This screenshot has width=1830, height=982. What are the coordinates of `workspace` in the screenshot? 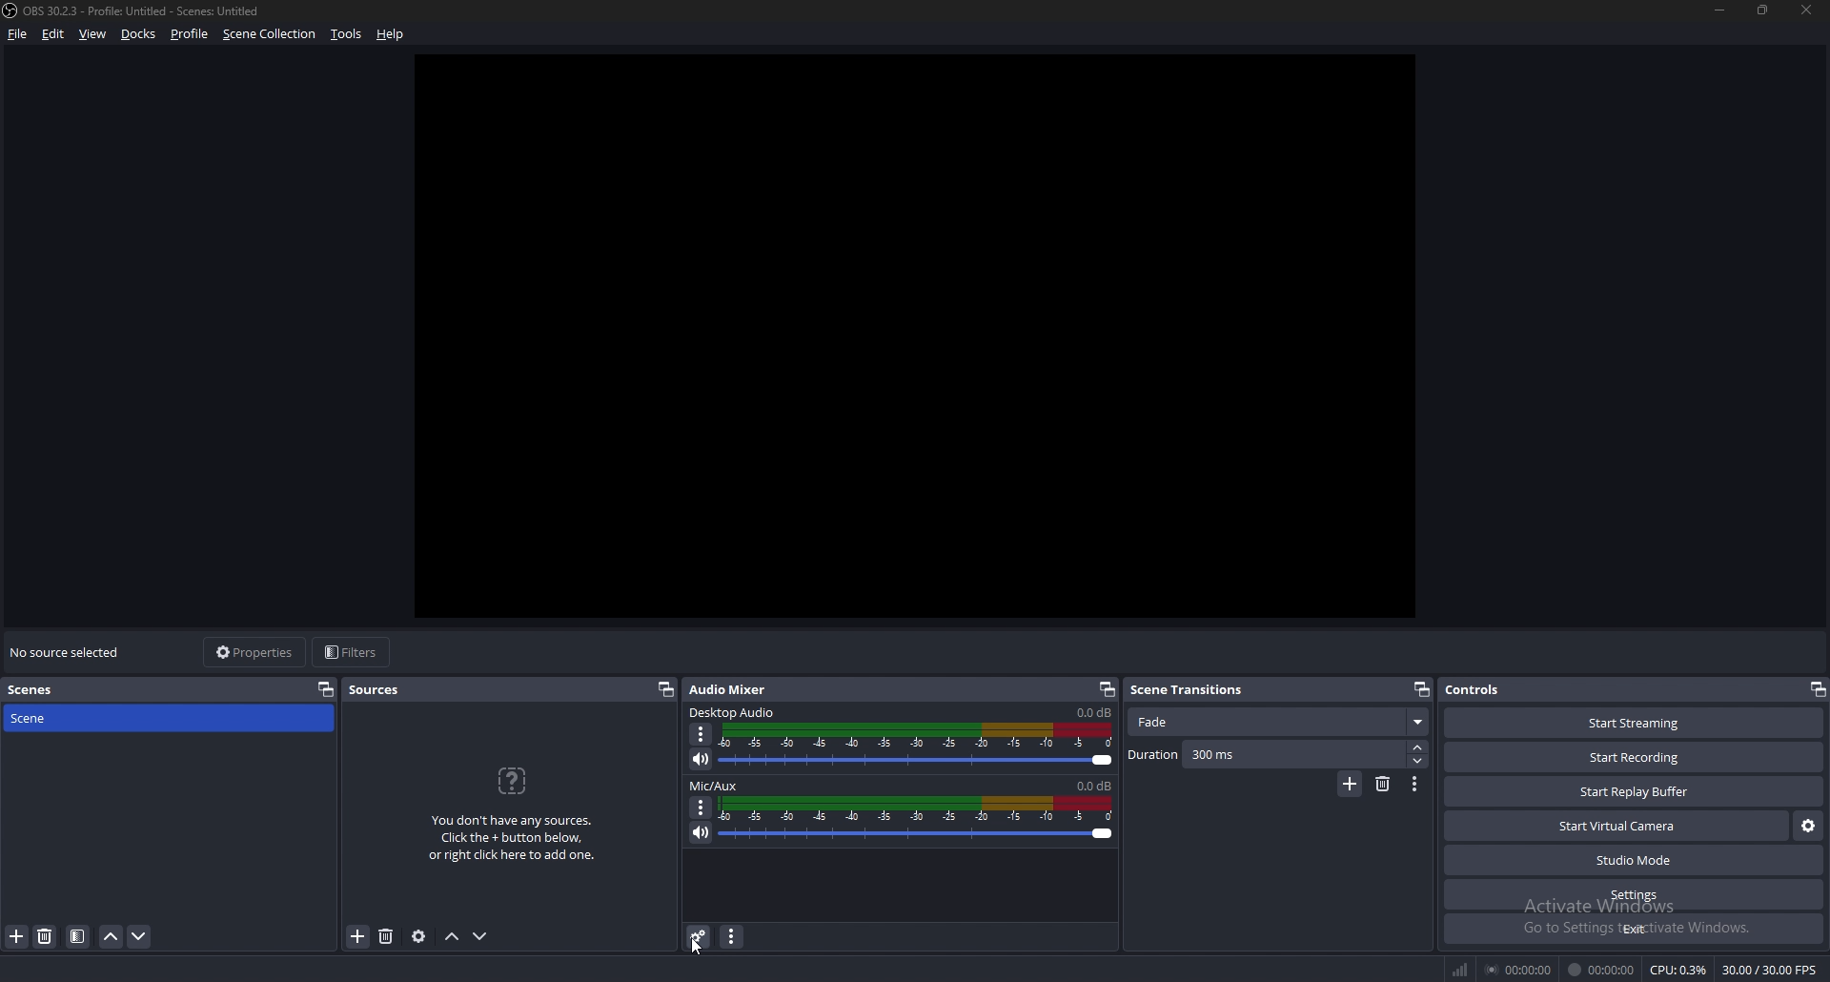 It's located at (936, 336).